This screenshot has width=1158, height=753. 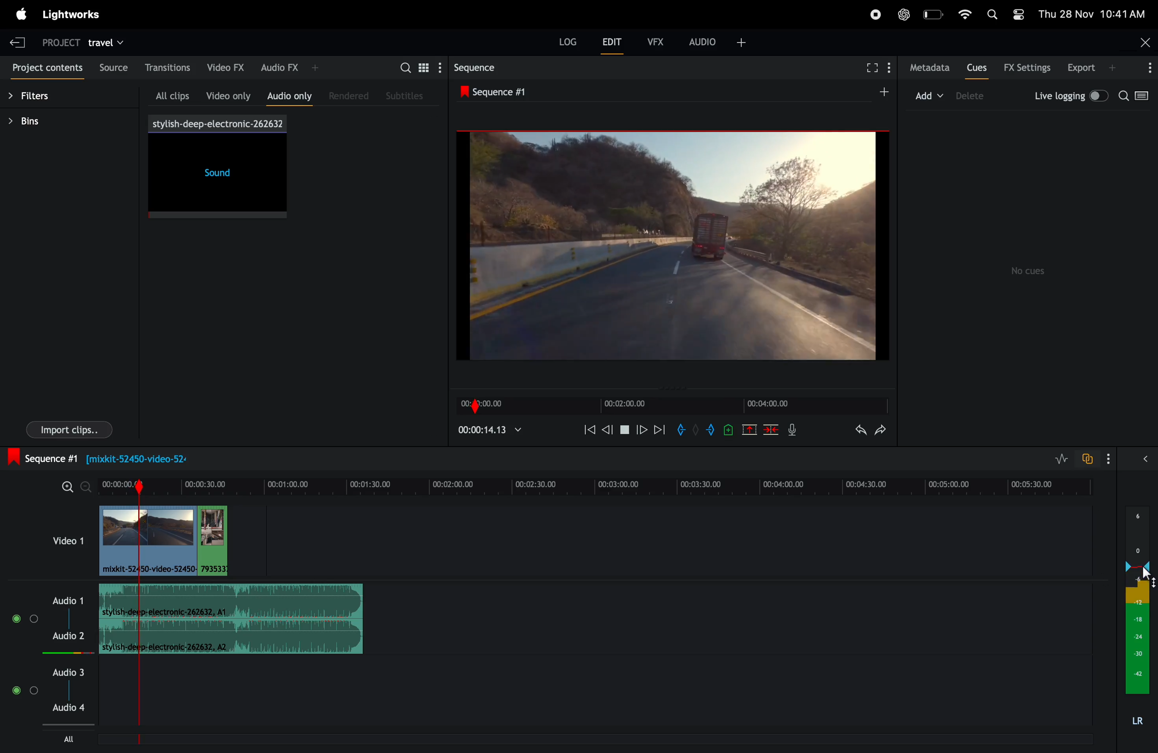 I want to click on meta data, so click(x=928, y=67).